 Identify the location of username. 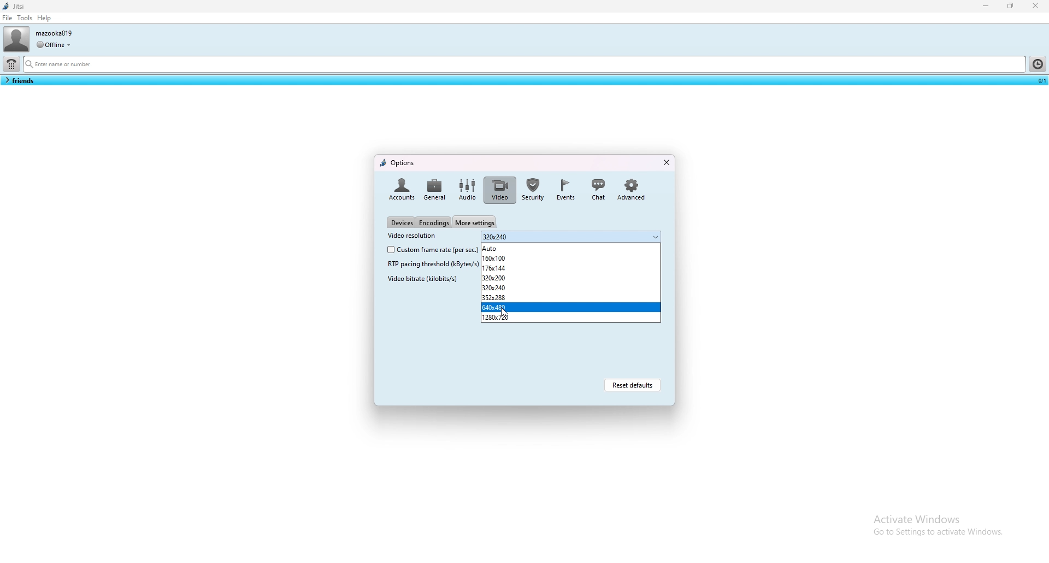
(56, 33).